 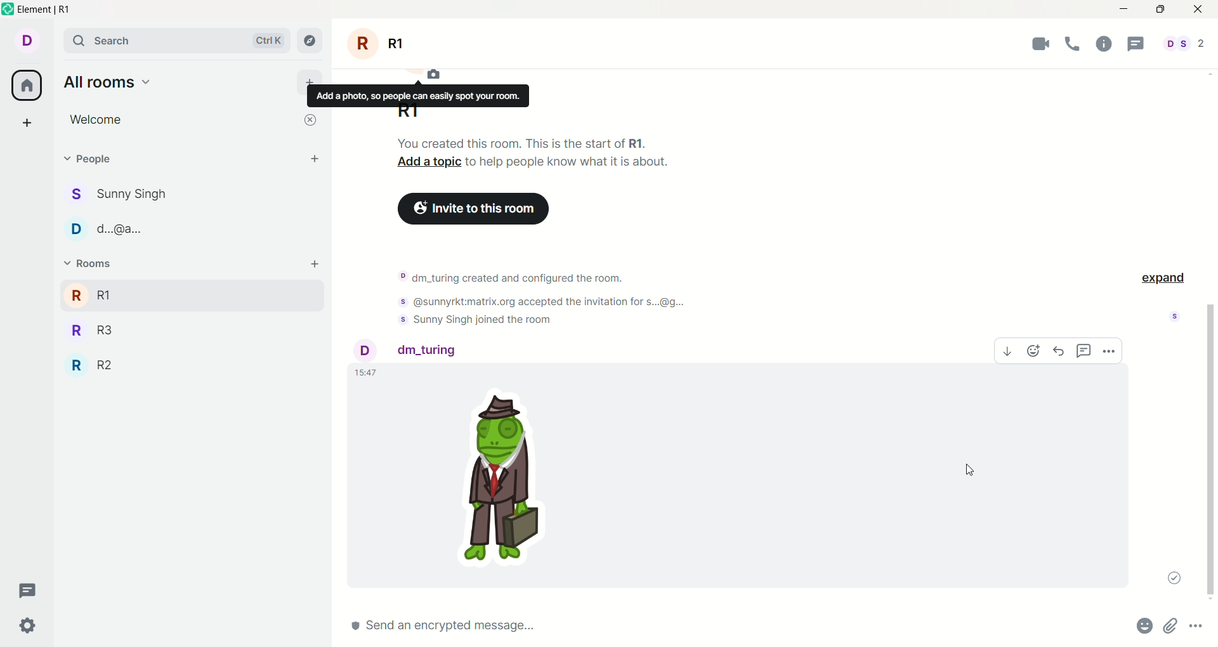 What do you see at coordinates (1195, 625) in the screenshot?
I see `More options` at bounding box center [1195, 625].